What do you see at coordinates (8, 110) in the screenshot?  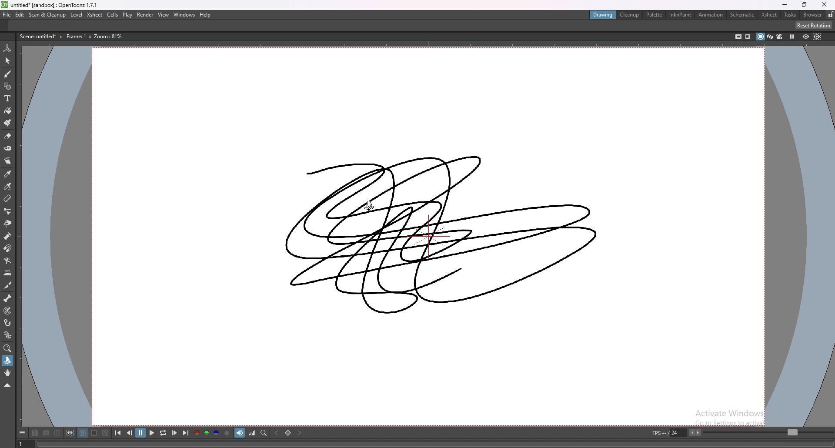 I see `paint tool` at bounding box center [8, 110].